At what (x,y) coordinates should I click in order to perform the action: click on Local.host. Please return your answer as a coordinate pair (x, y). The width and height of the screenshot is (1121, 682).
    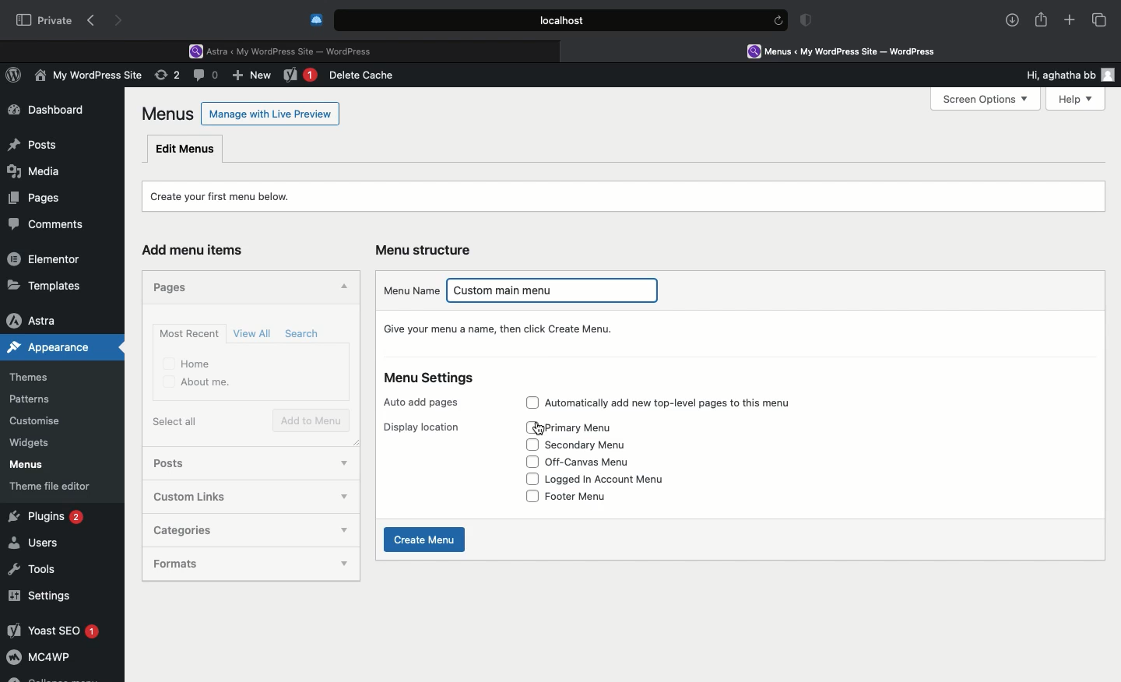
    Looking at the image, I should click on (562, 19).